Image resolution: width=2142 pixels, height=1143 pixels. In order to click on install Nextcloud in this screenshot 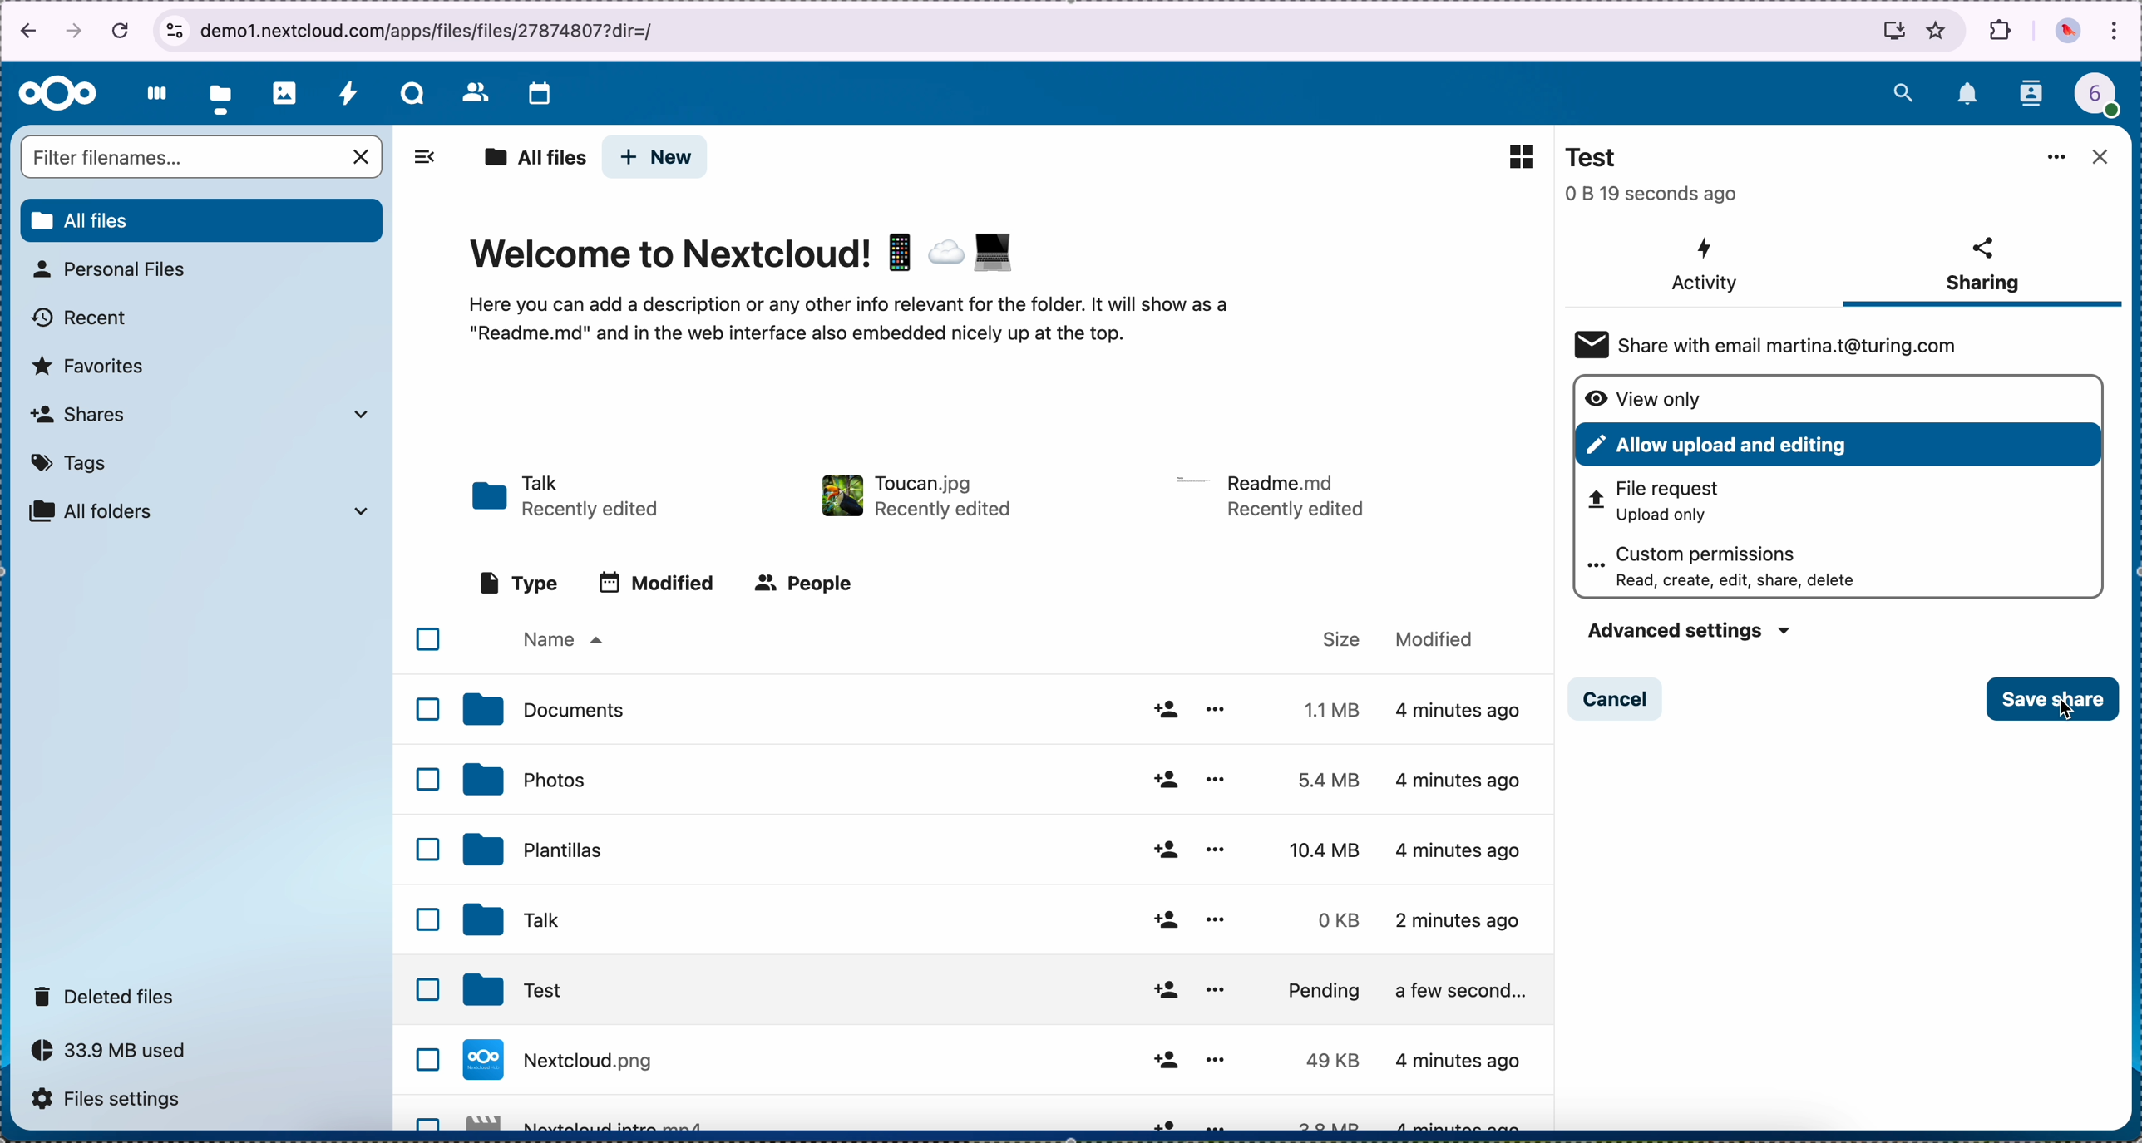, I will do `click(1894, 34)`.